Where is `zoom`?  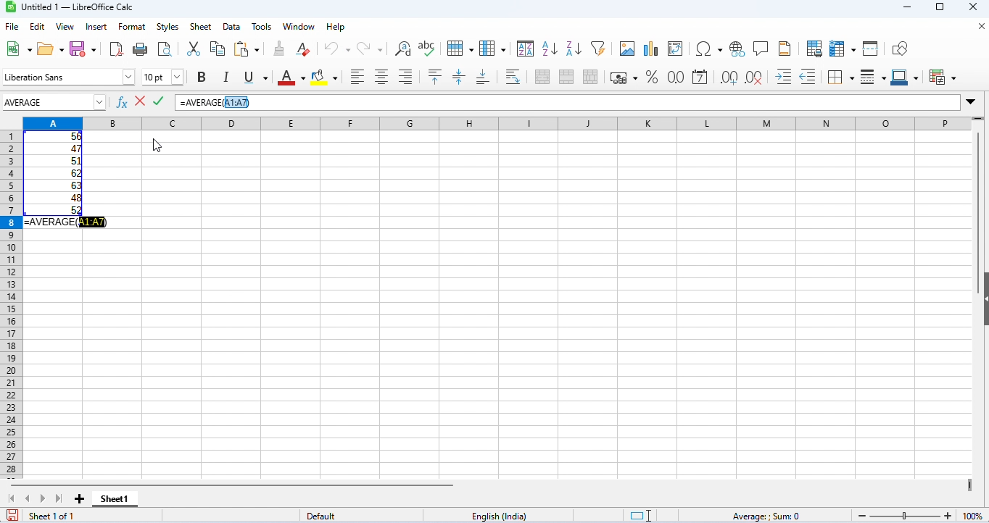
zoom is located at coordinates (920, 514).